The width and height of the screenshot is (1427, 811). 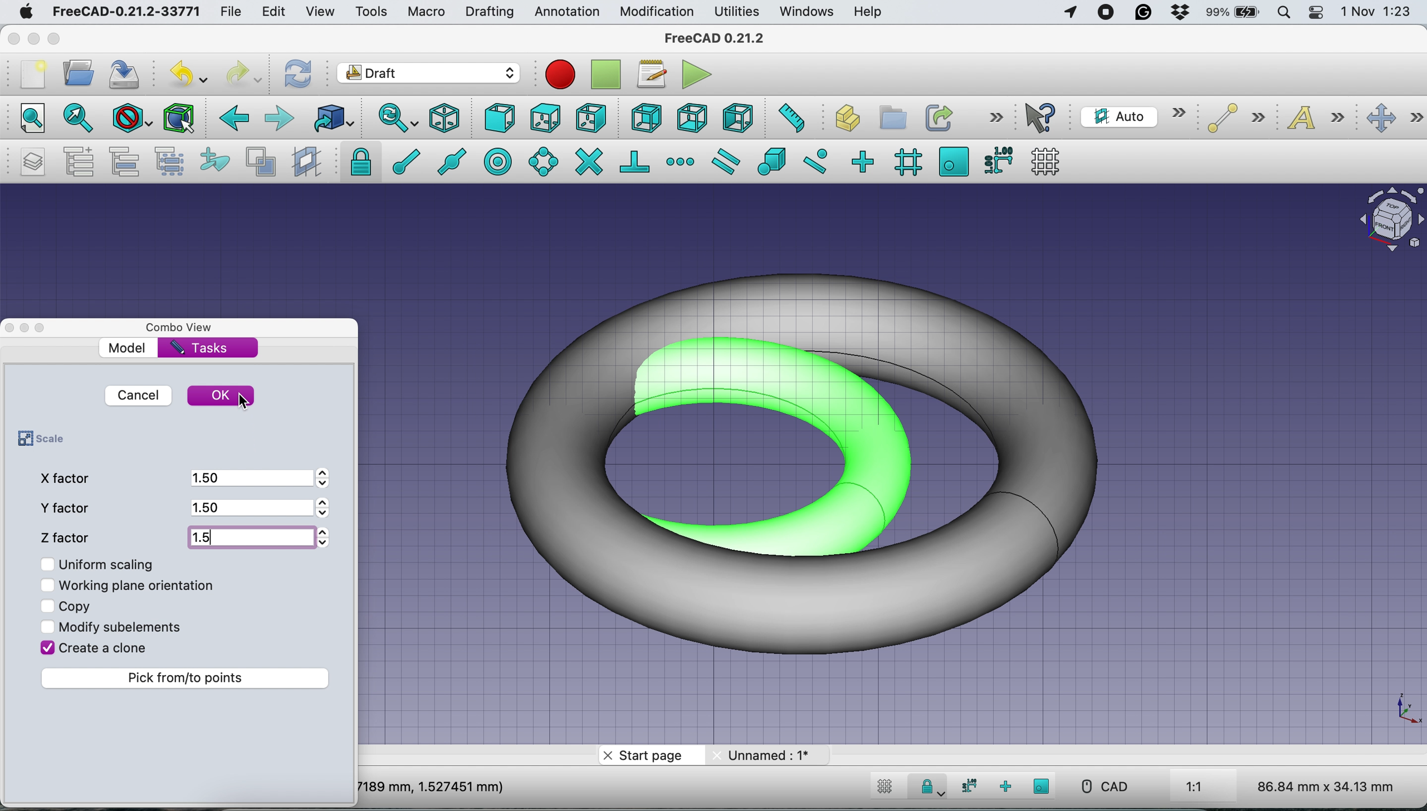 I want to click on front, so click(x=499, y=119).